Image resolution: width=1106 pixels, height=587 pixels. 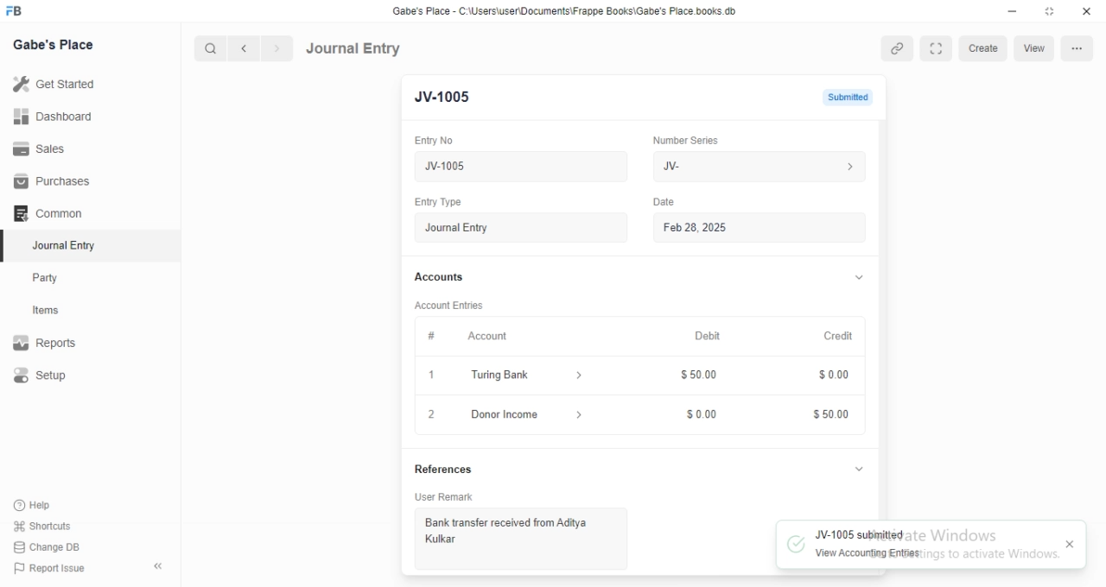 I want to click on ‘Account Entries., so click(x=456, y=304).